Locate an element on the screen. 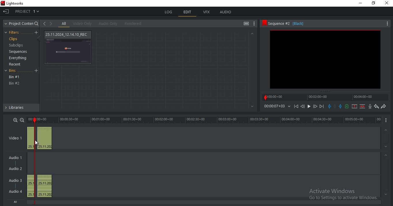  zoom in is located at coordinates (16, 120).